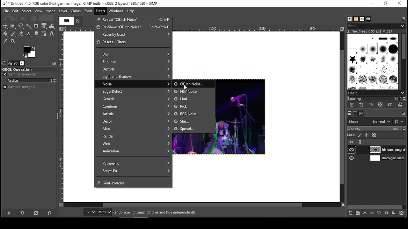  Describe the element at coordinates (343, 117) in the screenshot. I see `vertical scroll bar` at that location.